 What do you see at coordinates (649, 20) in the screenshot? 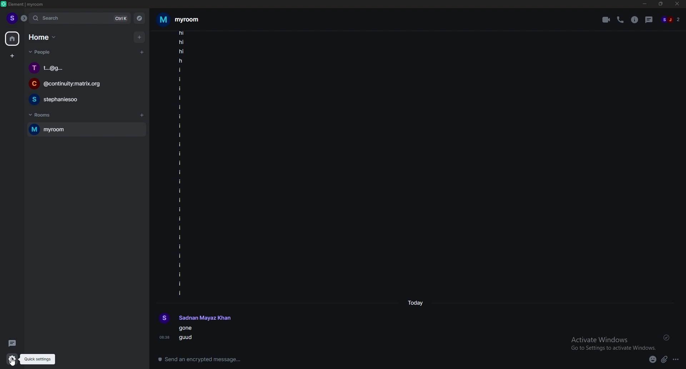
I see `thread` at bounding box center [649, 20].